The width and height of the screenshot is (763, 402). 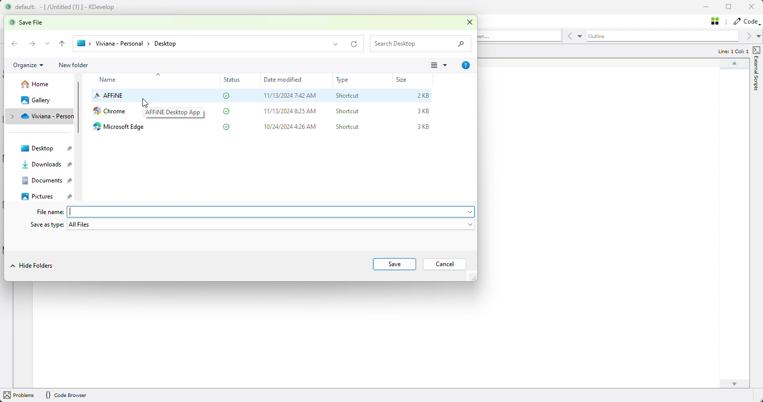 I want to click on File name:, so click(x=50, y=213).